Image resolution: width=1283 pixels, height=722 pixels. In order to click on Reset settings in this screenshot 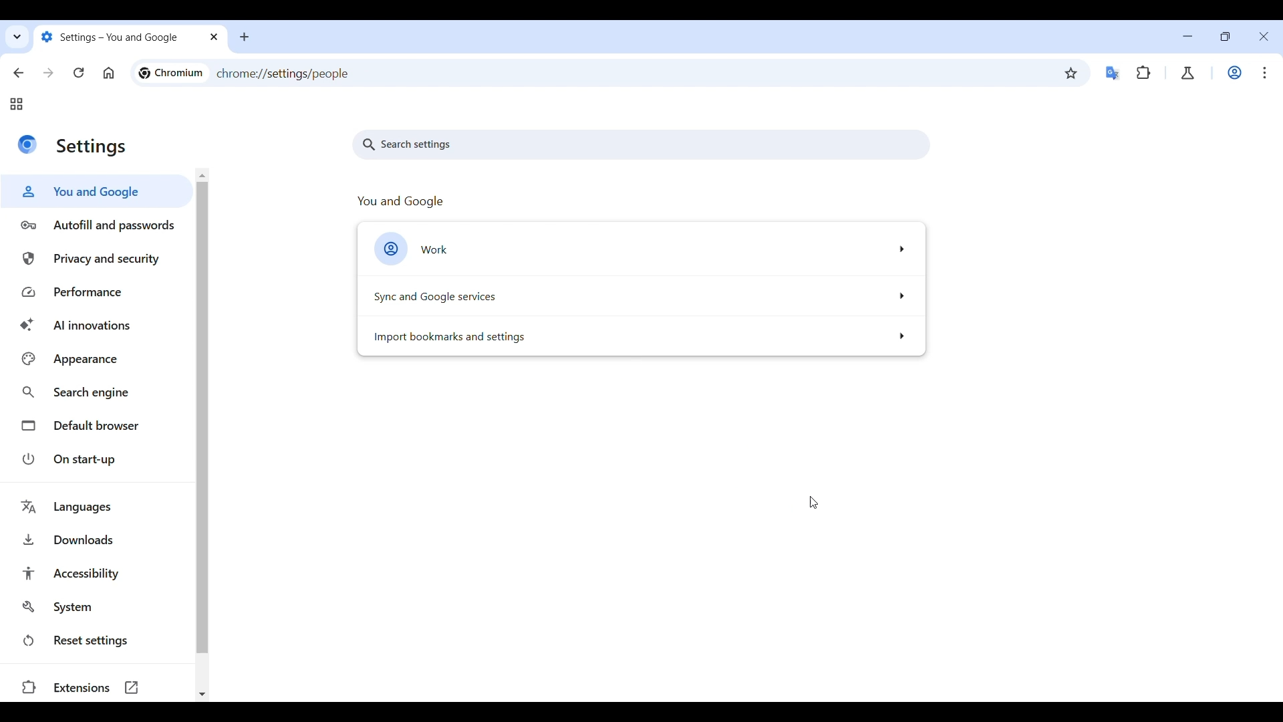, I will do `click(96, 640)`.